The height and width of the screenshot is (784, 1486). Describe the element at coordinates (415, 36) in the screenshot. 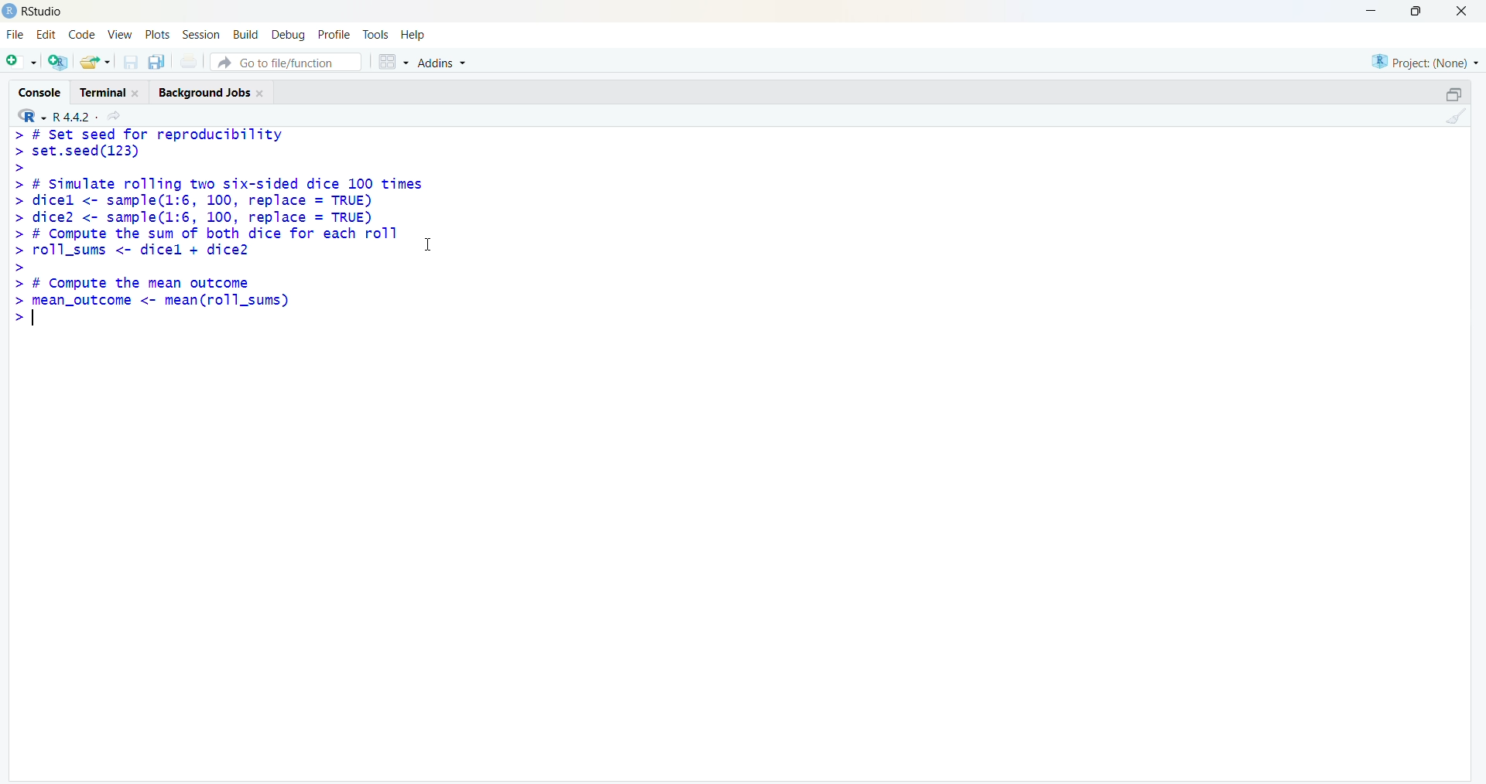

I see `help` at that location.